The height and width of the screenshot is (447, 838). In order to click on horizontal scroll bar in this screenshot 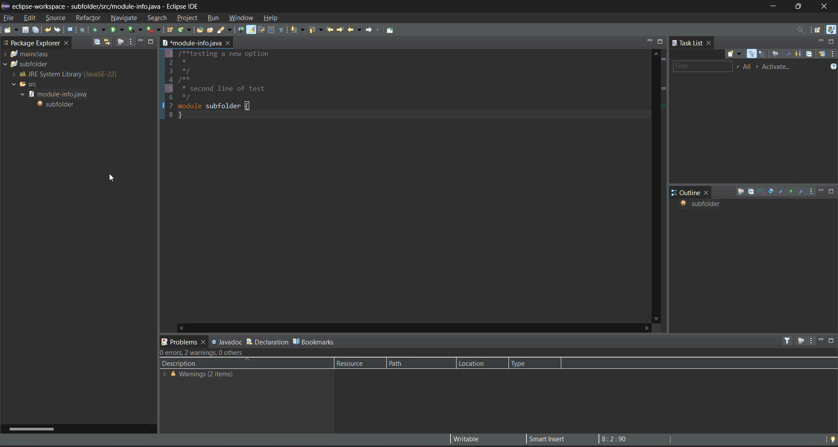, I will do `click(29, 429)`.